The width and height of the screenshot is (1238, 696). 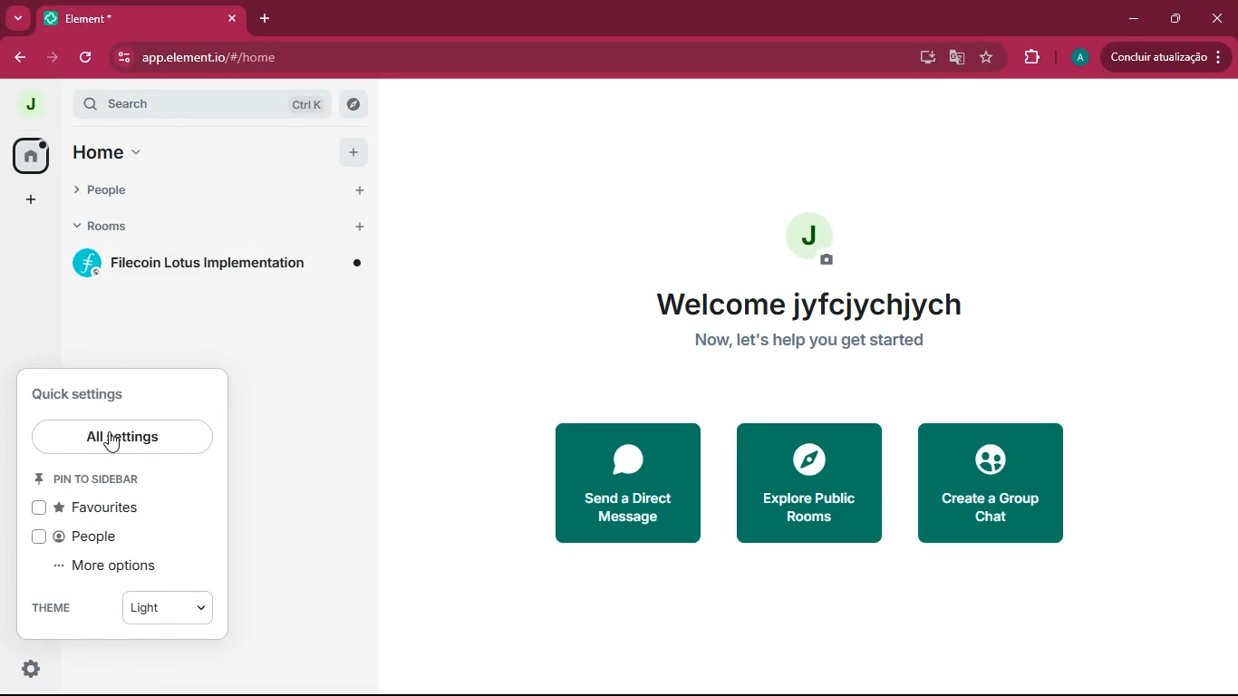 I want to click on forward, so click(x=53, y=59).